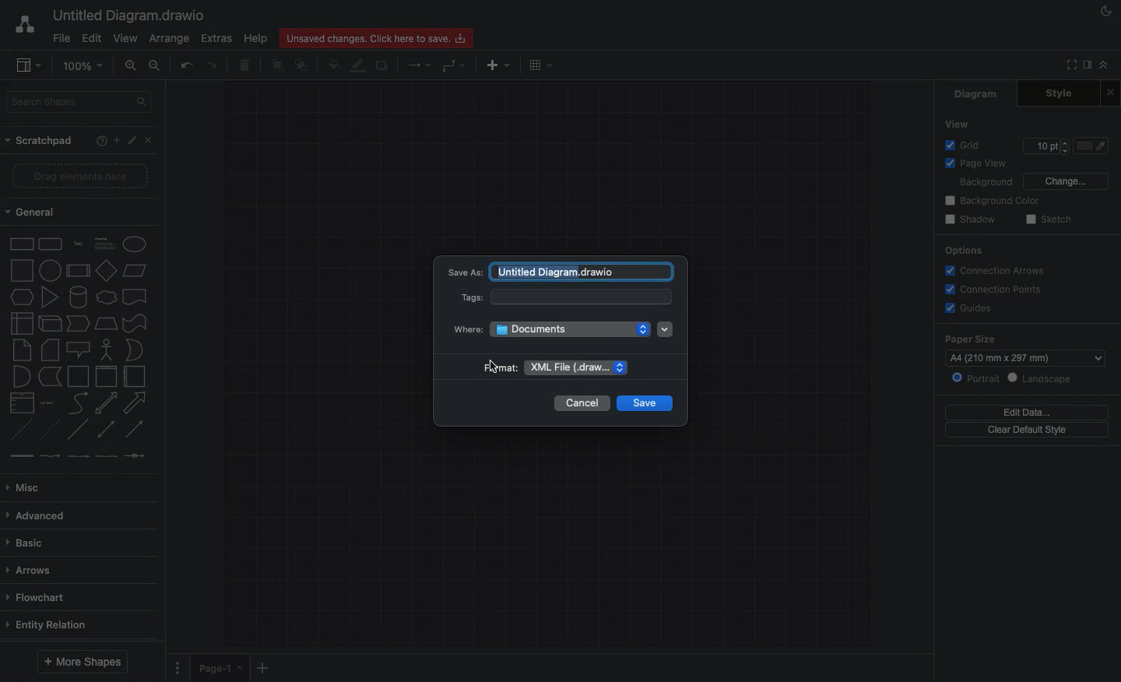 This screenshot has width=1121, height=682. What do you see at coordinates (1029, 431) in the screenshot?
I see `Clear default style` at bounding box center [1029, 431].